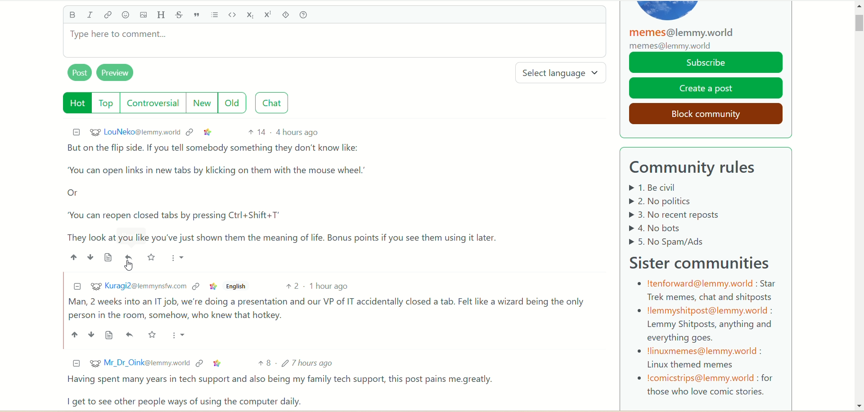  Describe the element at coordinates (155, 103) in the screenshot. I see `controversial` at that location.